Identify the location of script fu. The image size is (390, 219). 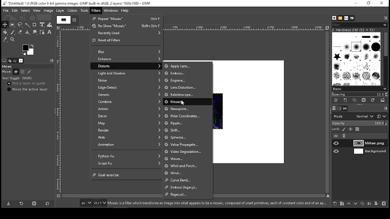
(127, 164).